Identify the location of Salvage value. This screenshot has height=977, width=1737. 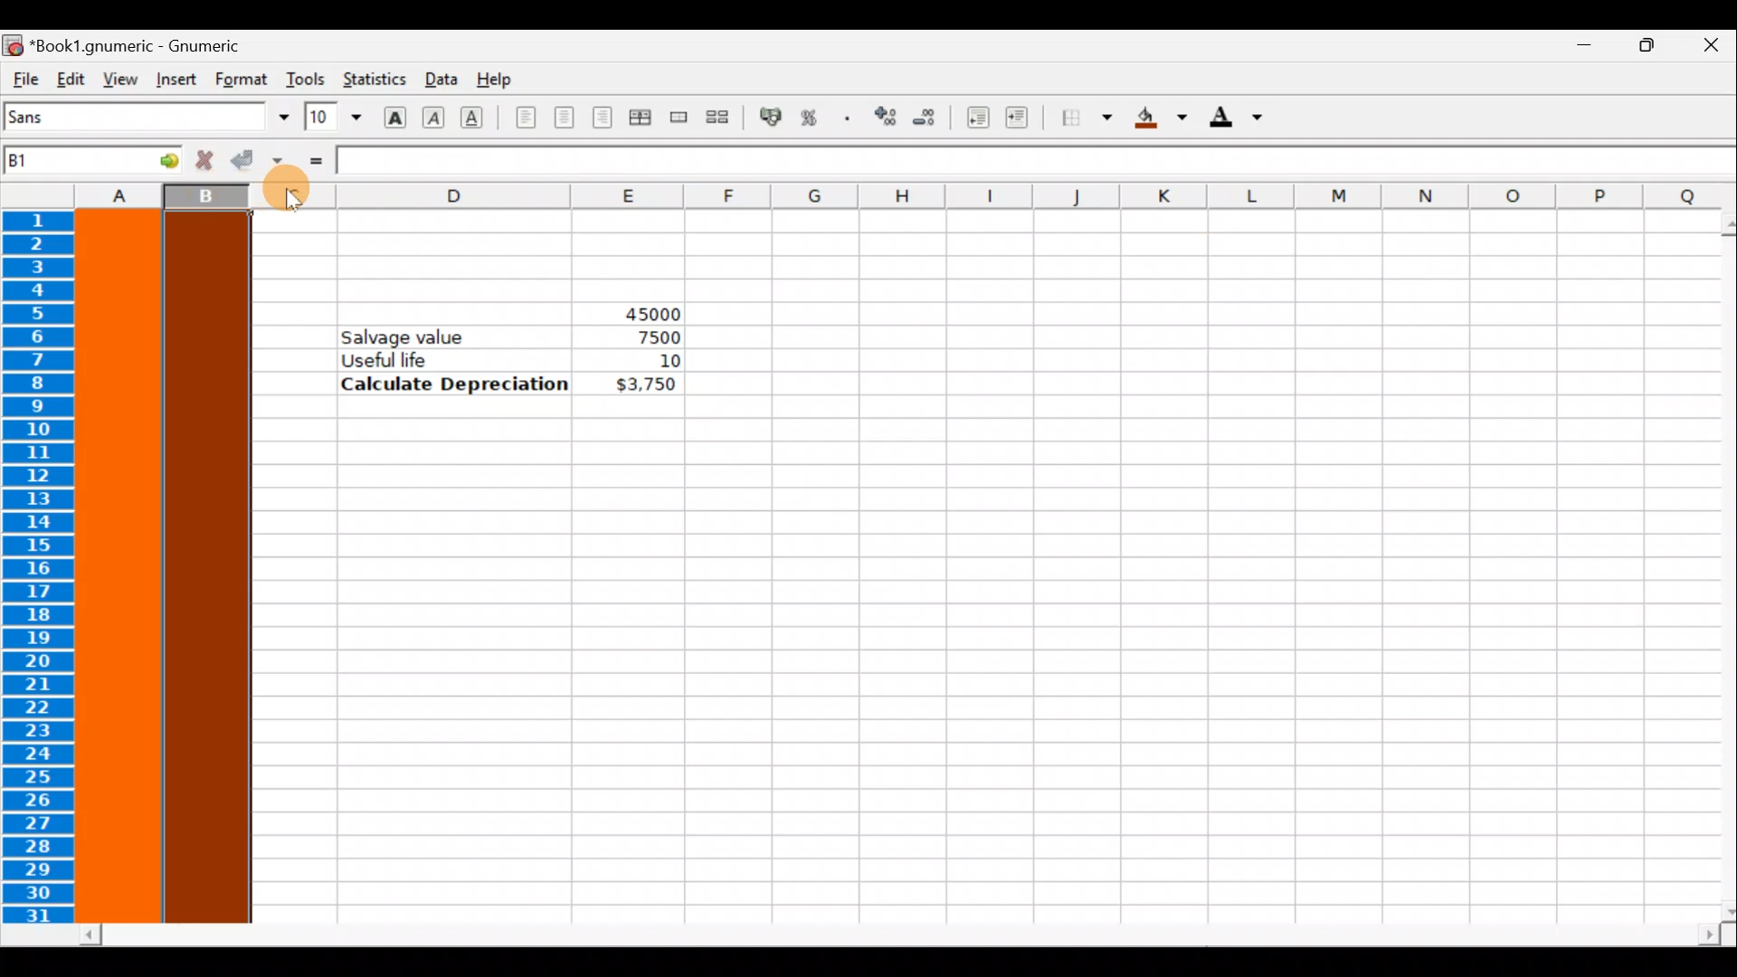
(413, 336).